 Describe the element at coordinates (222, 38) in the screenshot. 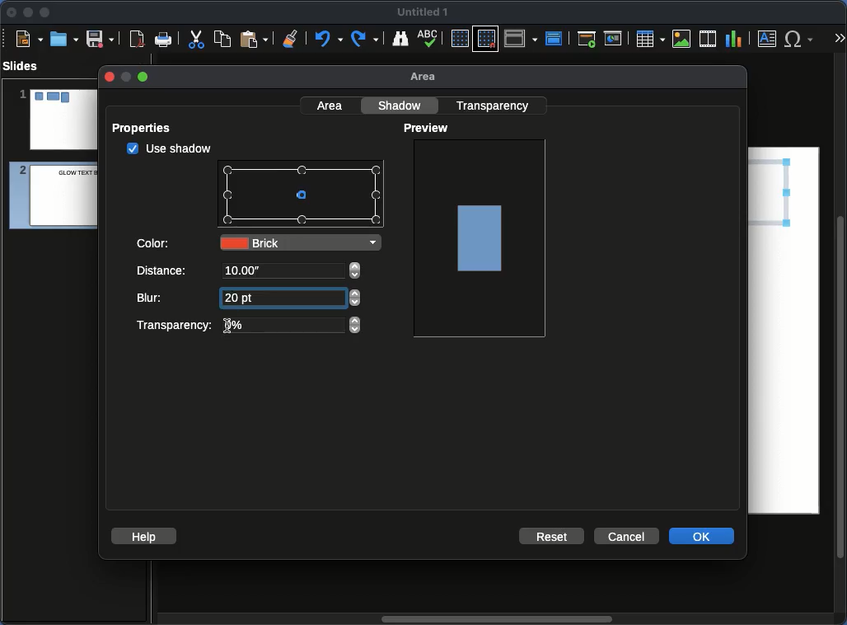

I see `Copy` at that location.